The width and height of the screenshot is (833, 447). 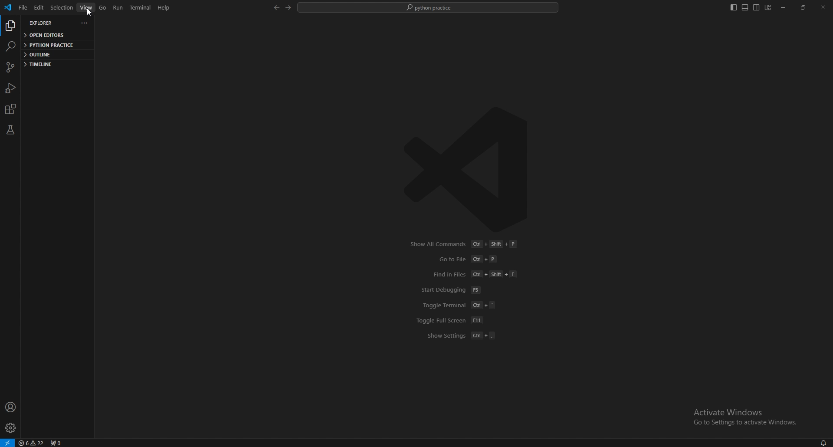 What do you see at coordinates (453, 290) in the screenshot?
I see `start debugging f5` at bounding box center [453, 290].